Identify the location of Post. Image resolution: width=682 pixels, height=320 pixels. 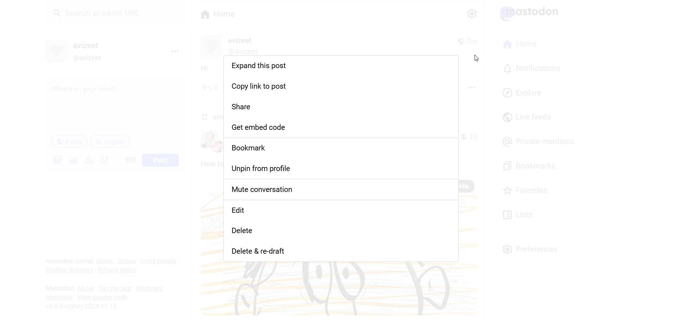
(161, 160).